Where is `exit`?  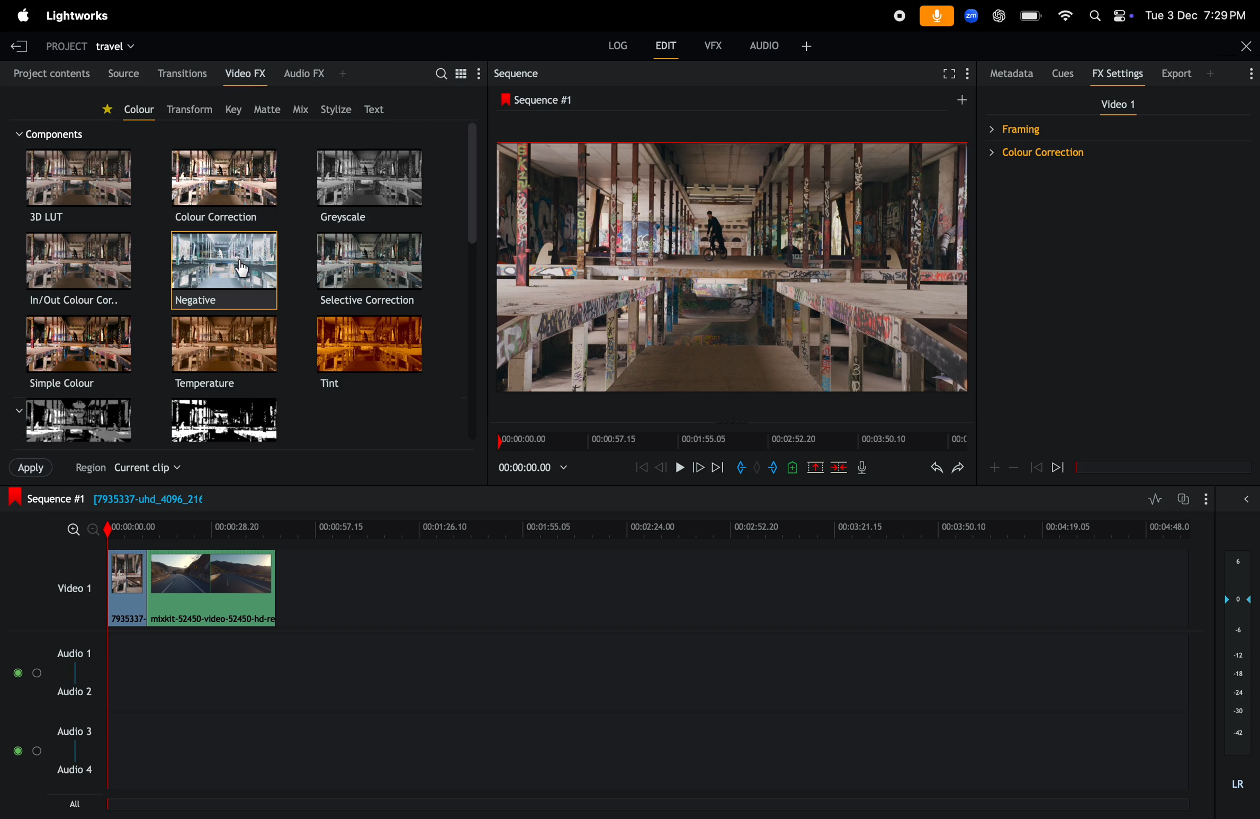 exit is located at coordinates (21, 45).